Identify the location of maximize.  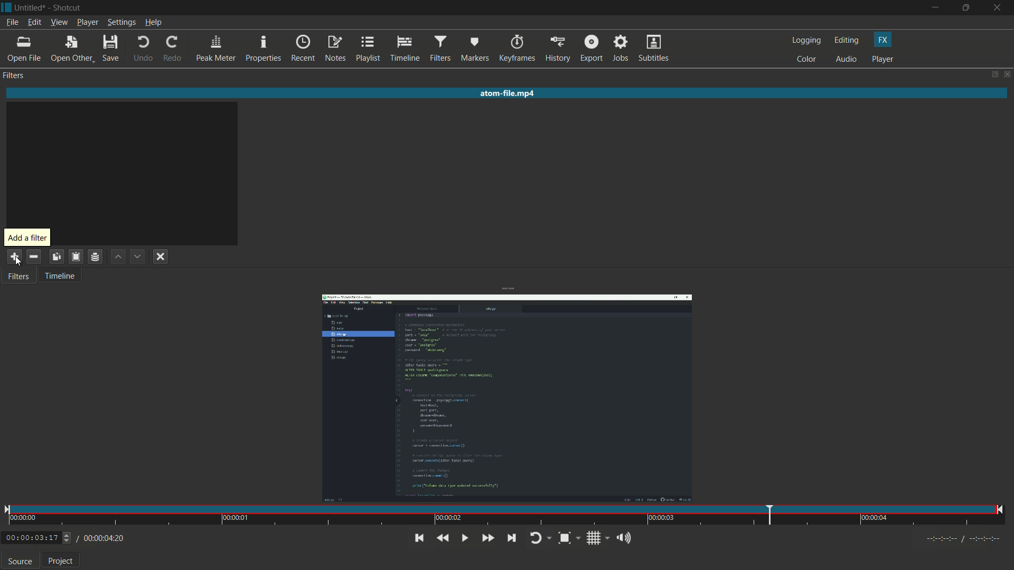
(968, 8).